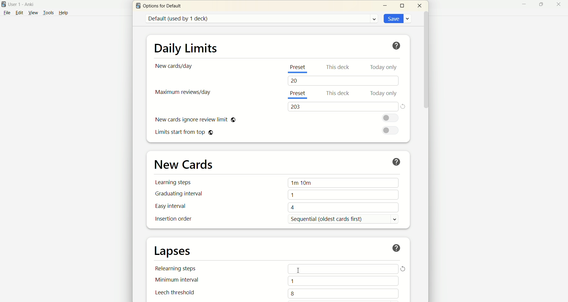 This screenshot has height=302, width=568. Describe the element at coordinates (297, 70) in the screenshot. I see `present` at that location.